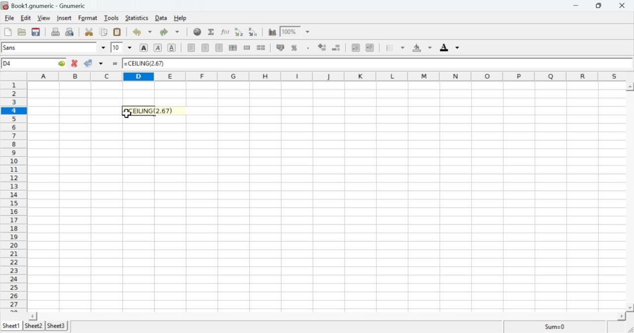  Describe the element at coordinates (22, 32) in the screenshot. I see `Open` at that location.